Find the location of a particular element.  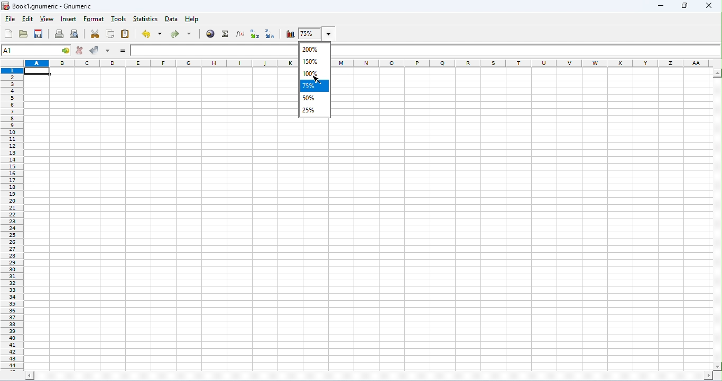

150% is located at coordinates (313, 62).